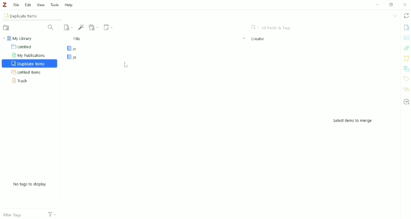 The width and height of the screenshot is (411, 219). I want to click on Creator, so click(258, 39).